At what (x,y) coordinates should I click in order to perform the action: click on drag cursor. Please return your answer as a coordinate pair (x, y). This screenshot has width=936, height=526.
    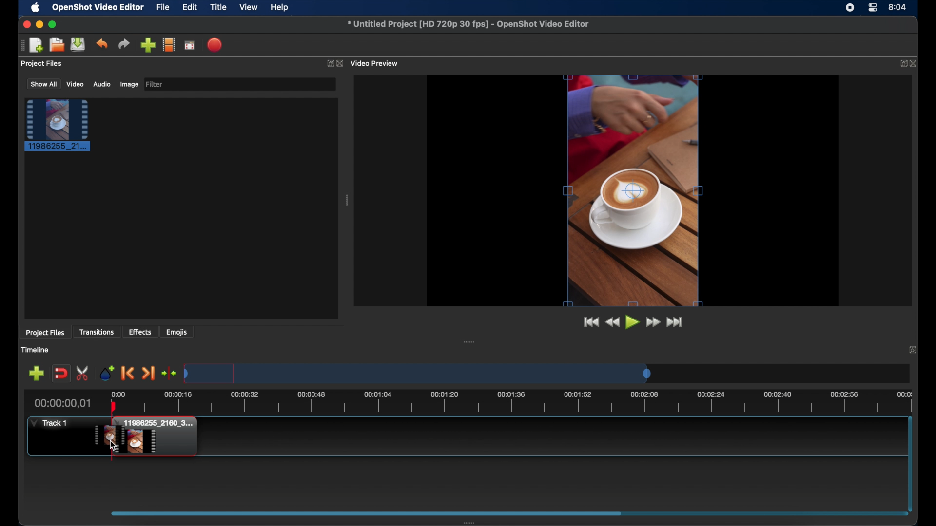
    Looking at the image, I should click on (109, 435).